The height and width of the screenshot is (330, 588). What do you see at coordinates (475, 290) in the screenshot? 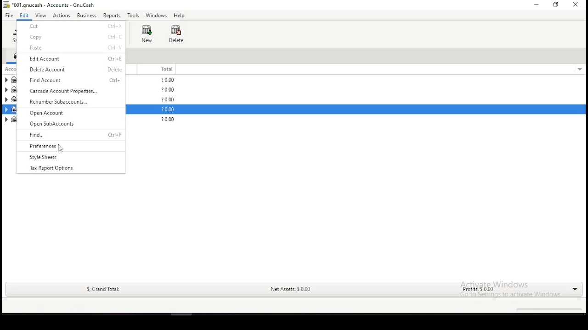
I see `profits: $ 0.00` at bounding box center [475, 290].